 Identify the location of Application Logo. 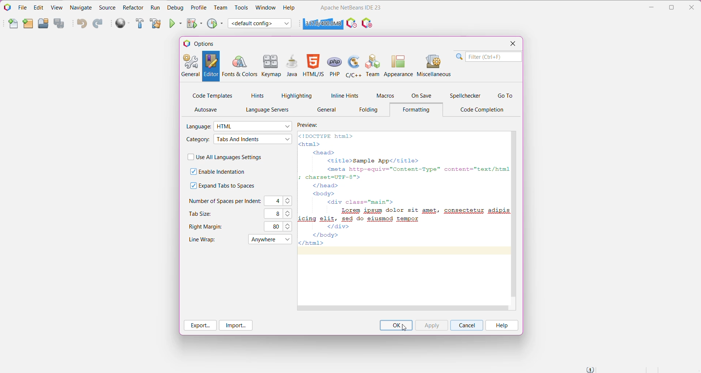
(7, 7).